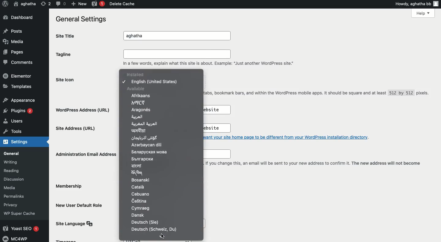  What do you see at coordinates (77, 129) in the screenshot?
I see `Site address url` at bounding box center [77, 129].